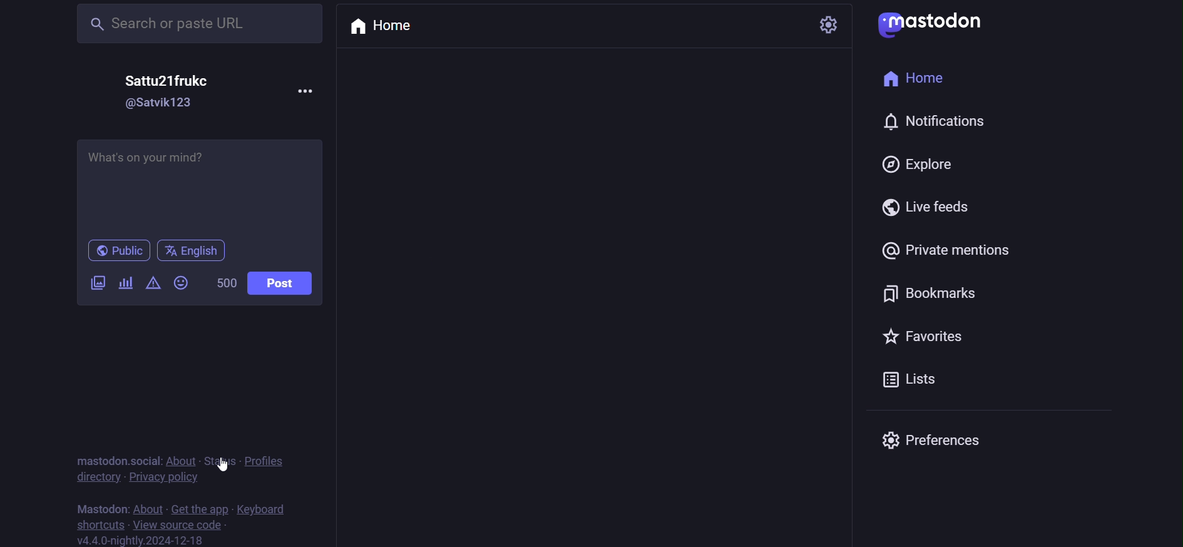 This screenshot has width=1183, height=547. Describe the element at coordinates (947, 250) in the screenshot. I see `private mention` at that location.